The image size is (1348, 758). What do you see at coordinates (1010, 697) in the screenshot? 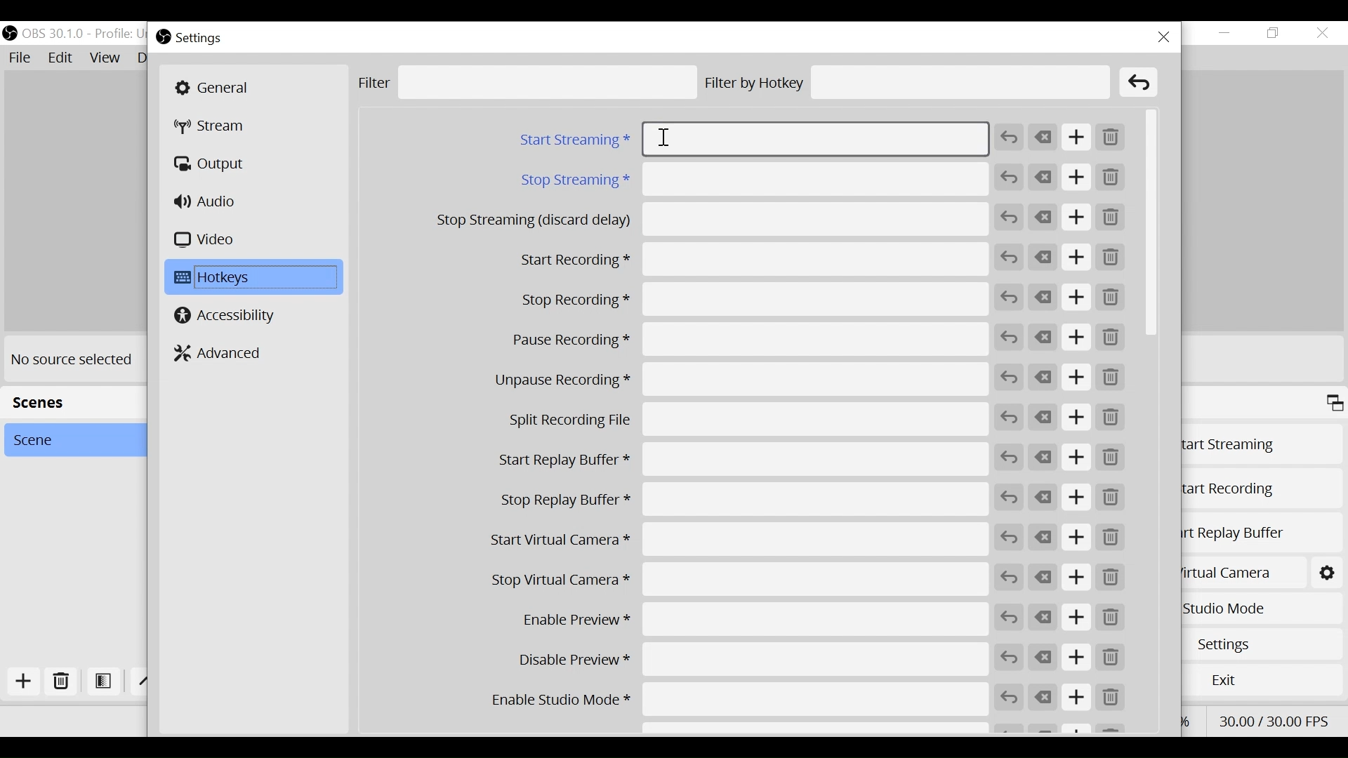
I see `Revert` at bounding box center [1010, 697].